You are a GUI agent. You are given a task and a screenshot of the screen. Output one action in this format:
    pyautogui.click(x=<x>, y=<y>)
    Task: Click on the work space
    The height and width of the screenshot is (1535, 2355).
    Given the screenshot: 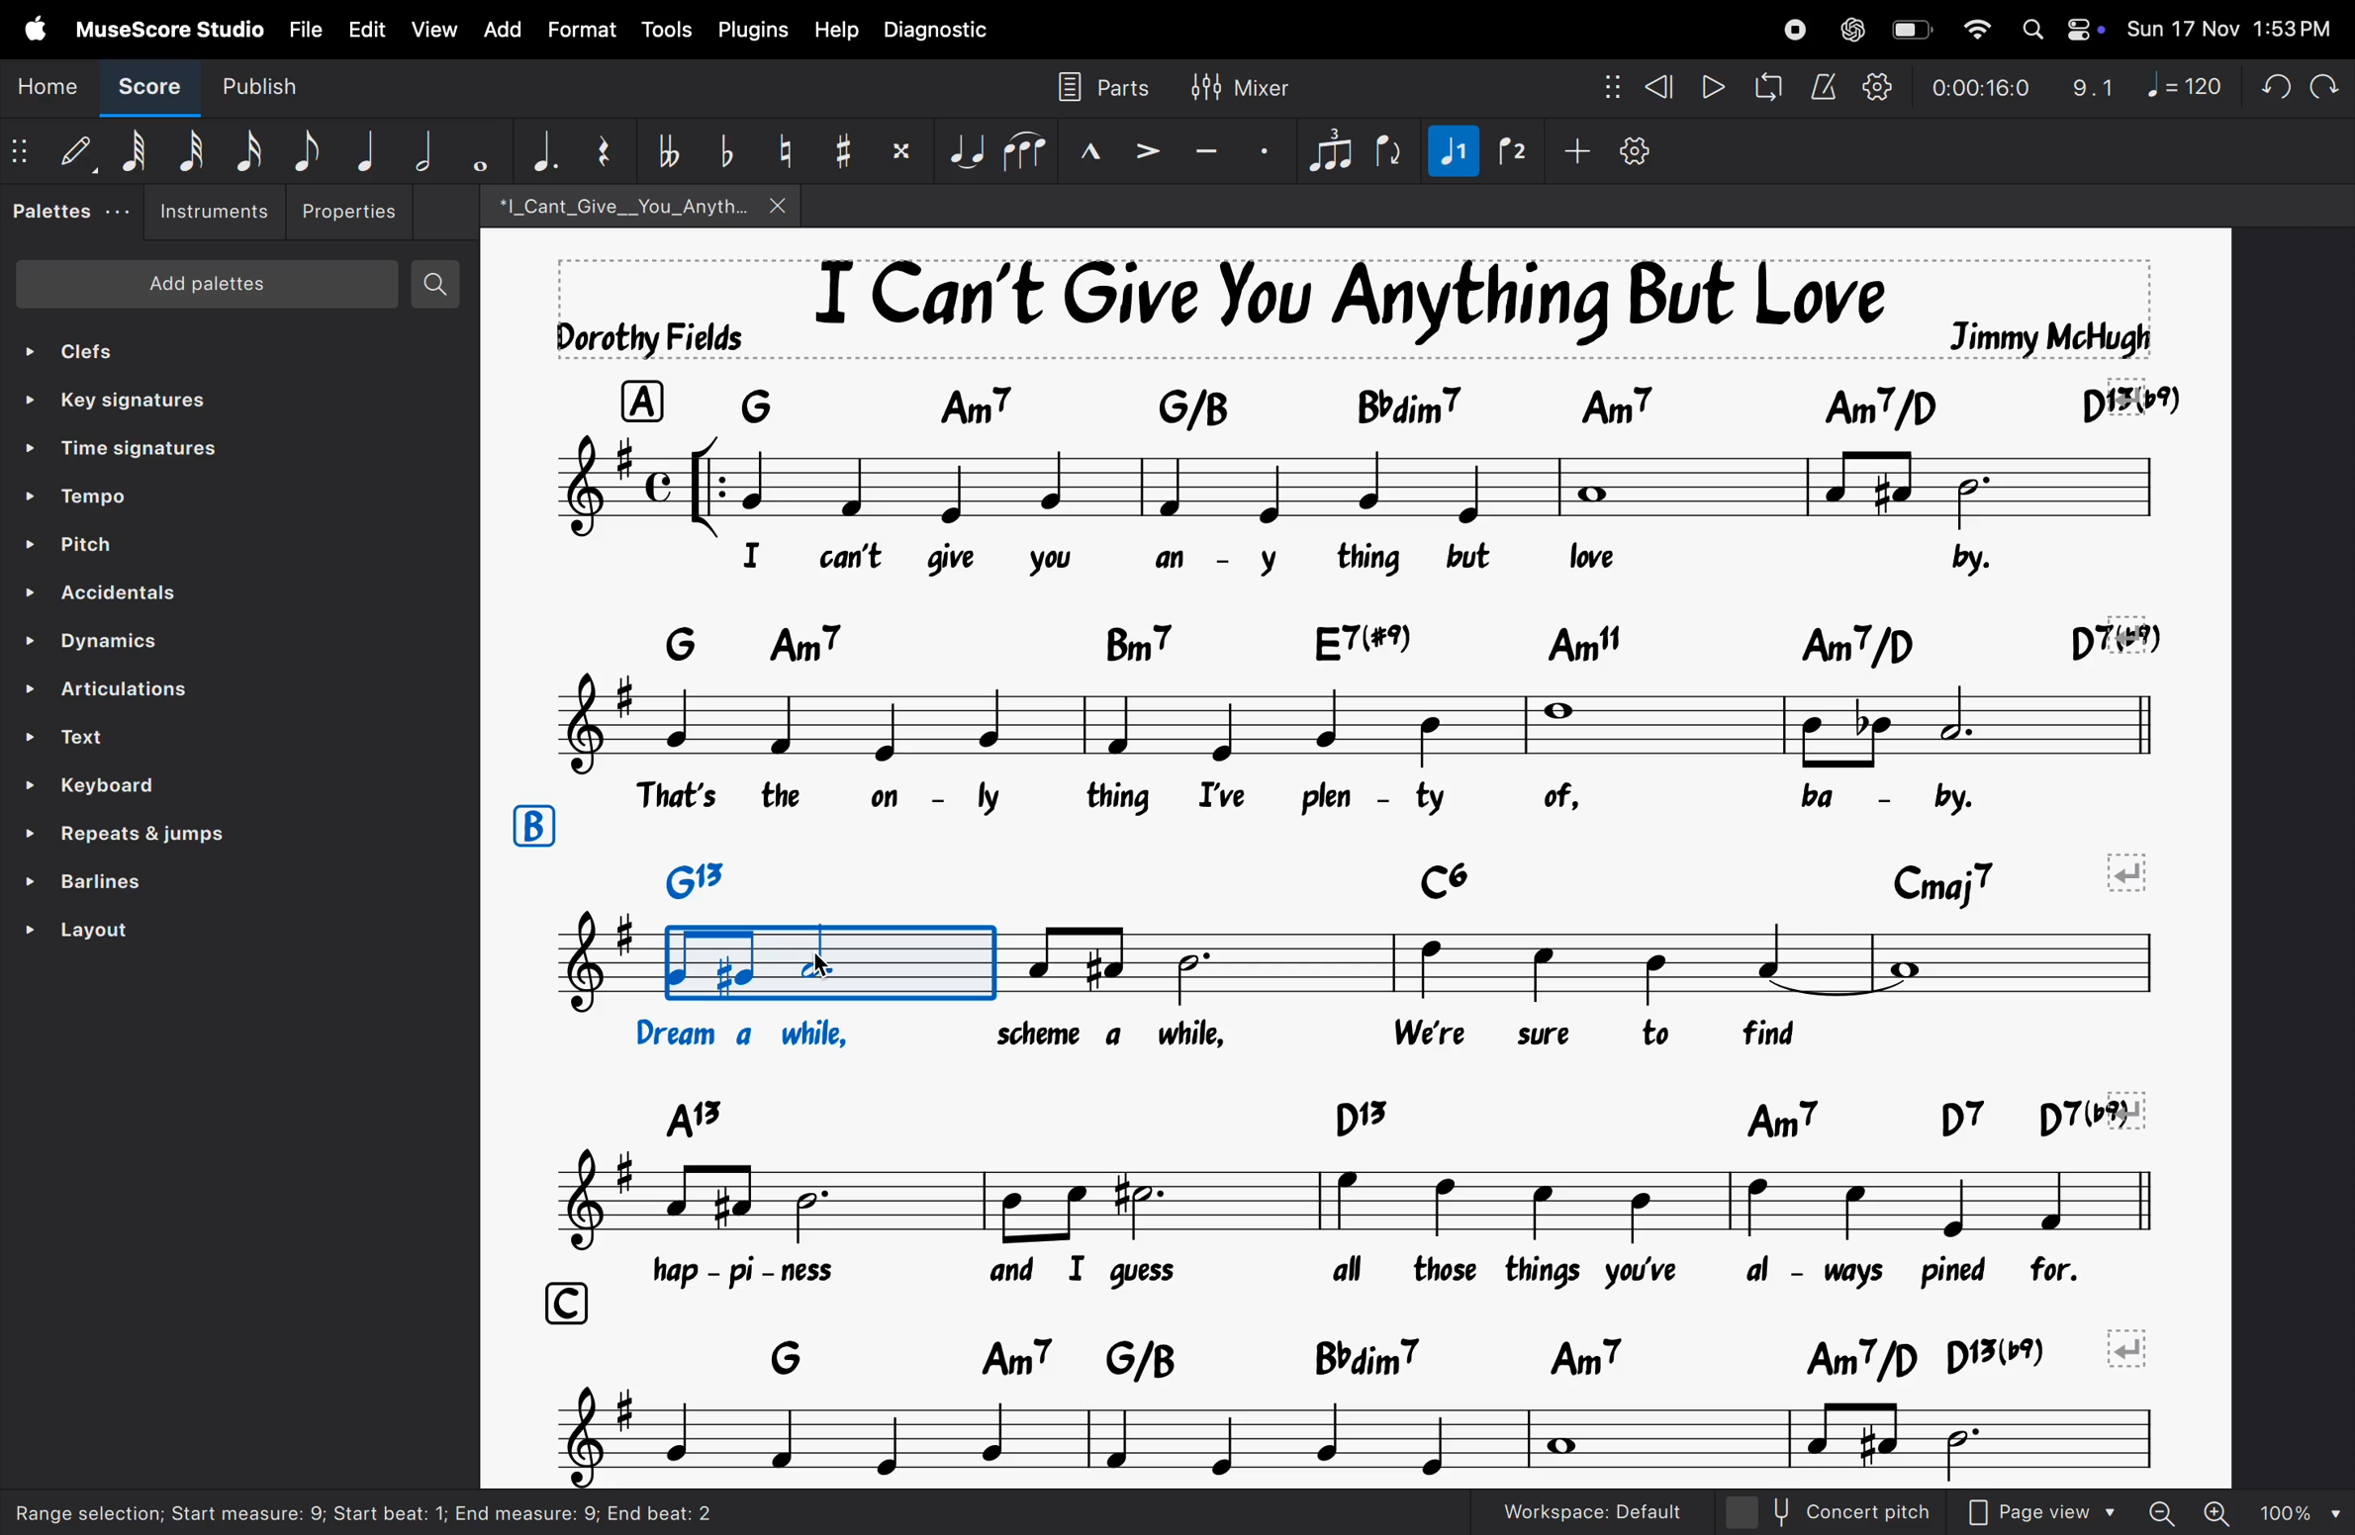 What is the action you would take?
    pyautogui.click(x=1621, y=1511)
    